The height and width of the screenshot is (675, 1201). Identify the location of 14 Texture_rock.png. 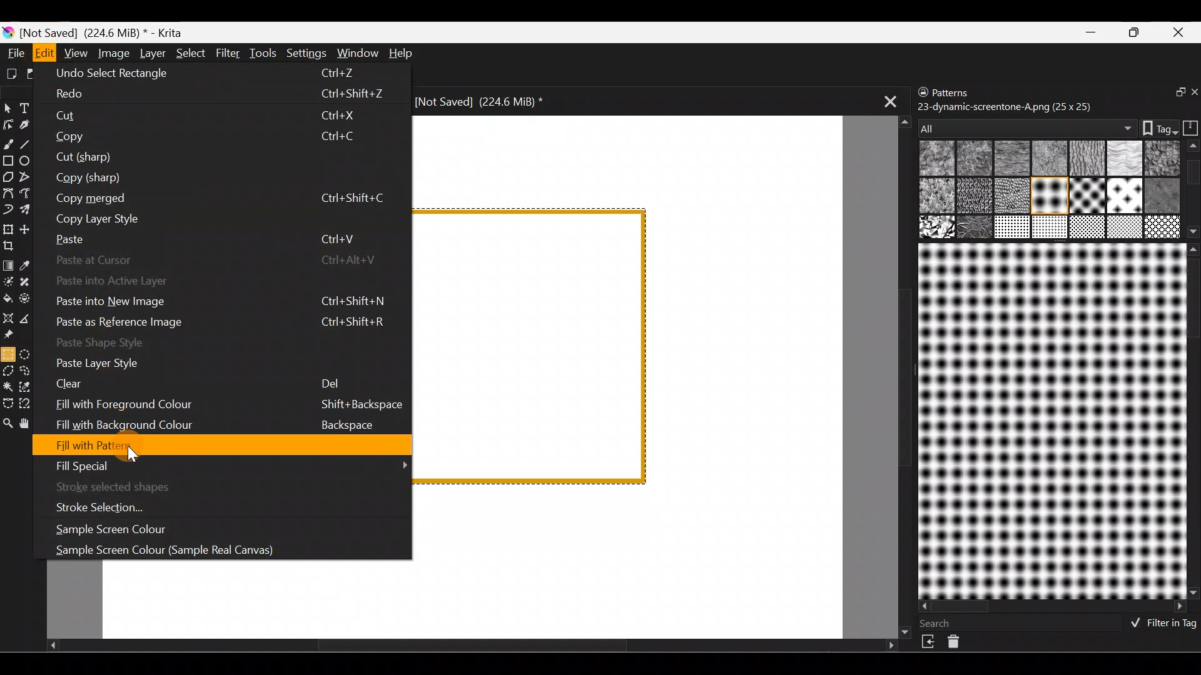
(938, 228).